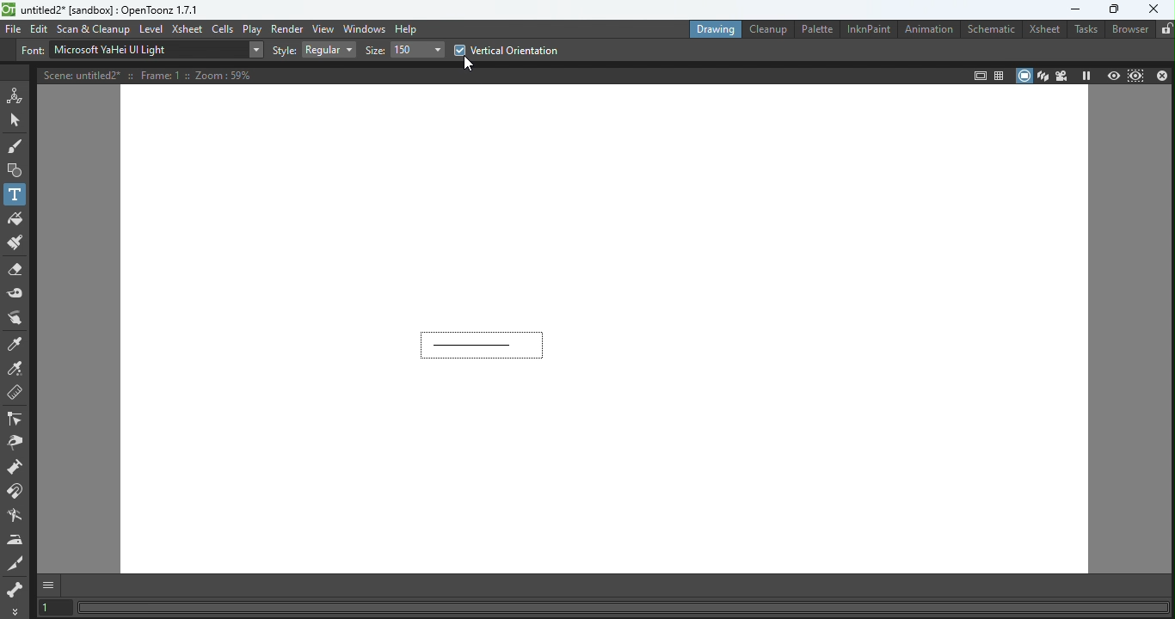  I want to click on Cleanup, so click(770, 29).